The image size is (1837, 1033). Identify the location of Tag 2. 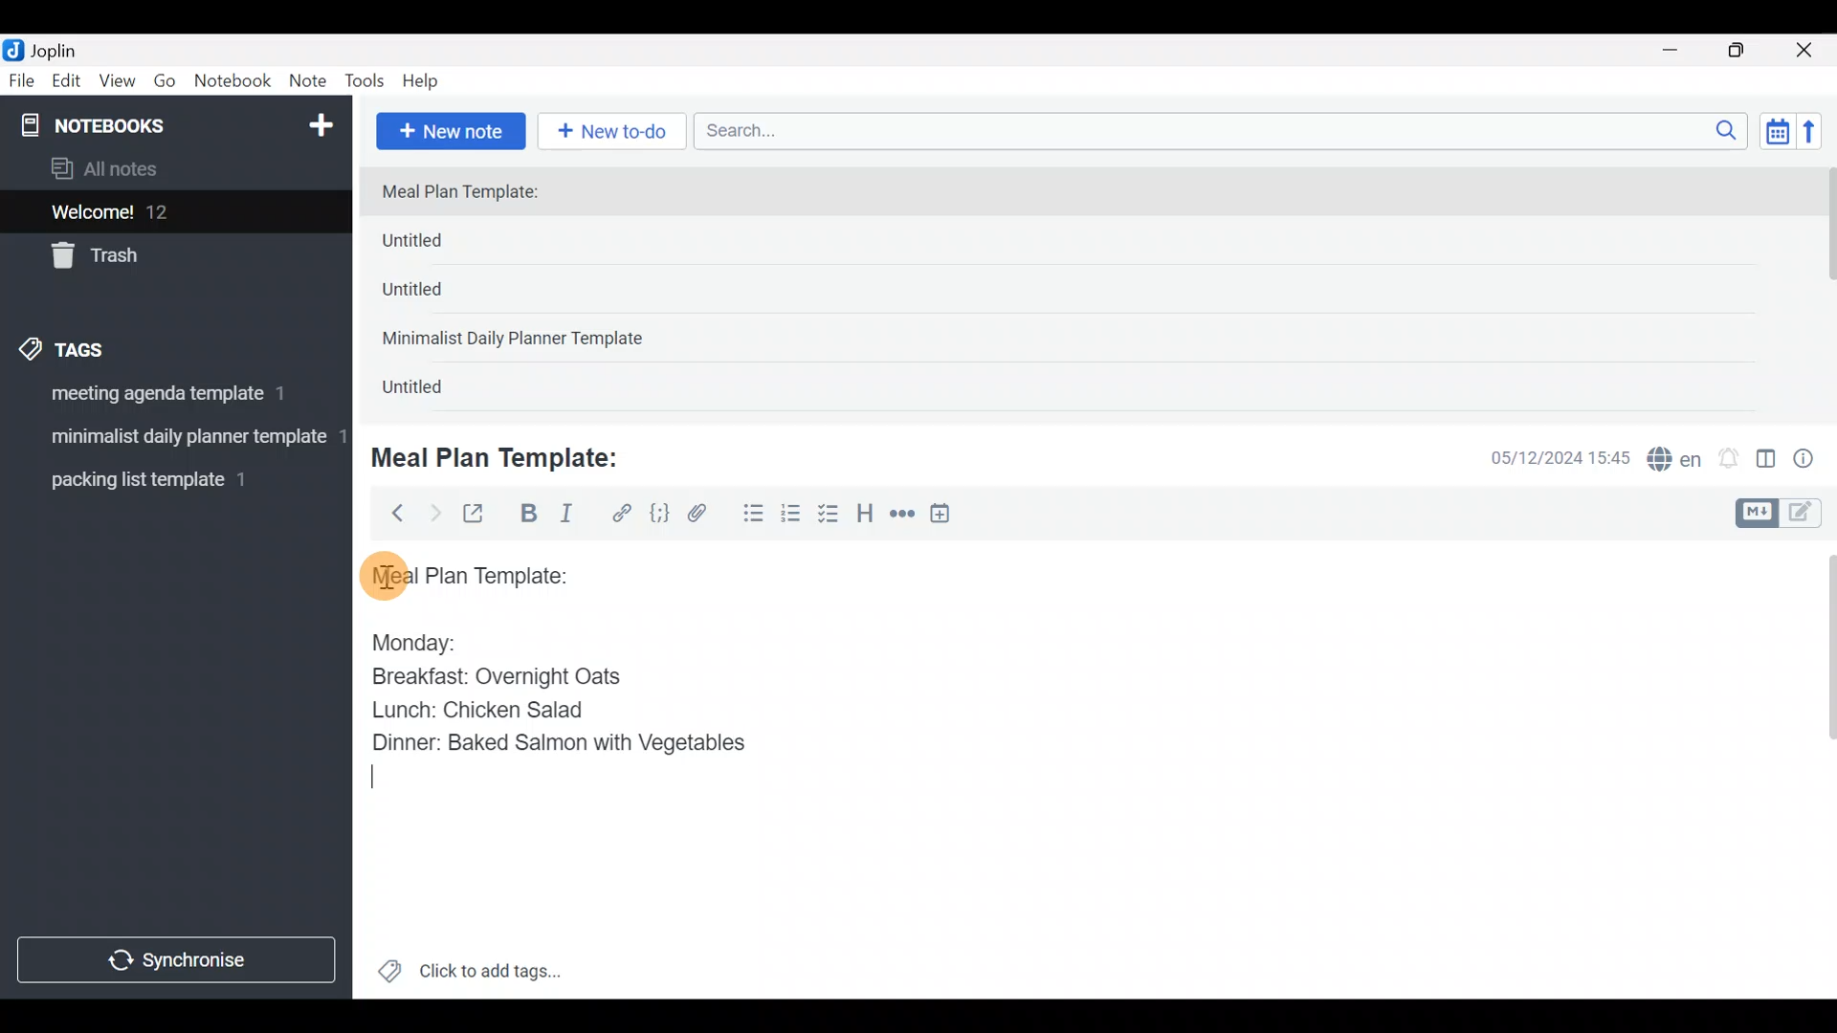
(175, 439).